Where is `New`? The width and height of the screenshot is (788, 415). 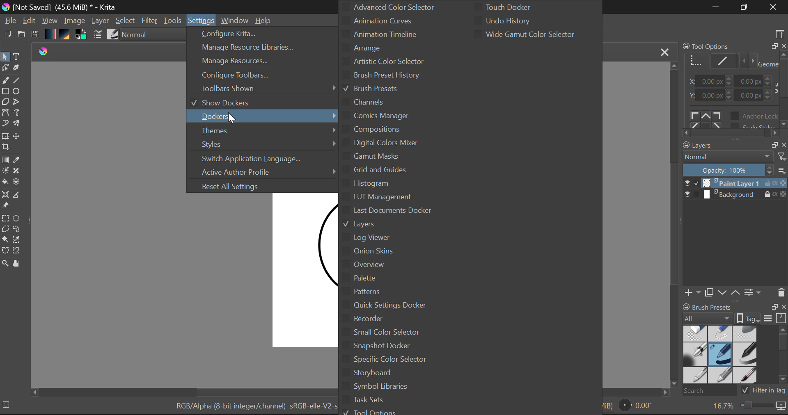 New is located at coordinates (6, 35).